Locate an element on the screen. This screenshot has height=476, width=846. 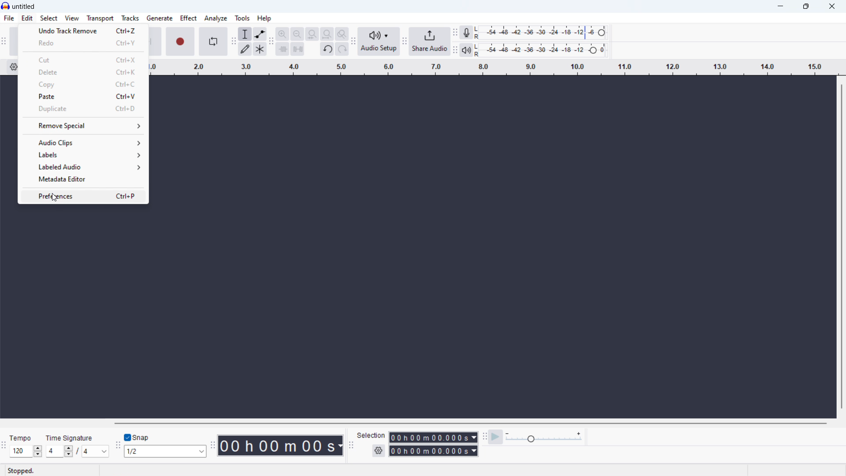
generate is located at coordinates (160, 18).